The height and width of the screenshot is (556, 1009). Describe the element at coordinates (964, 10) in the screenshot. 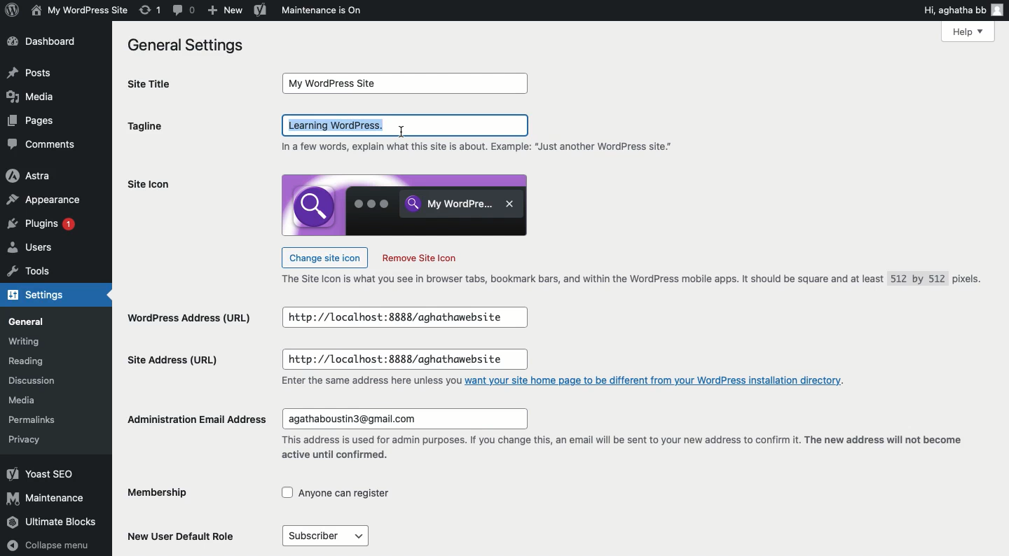

I see `Hi user` at that location.